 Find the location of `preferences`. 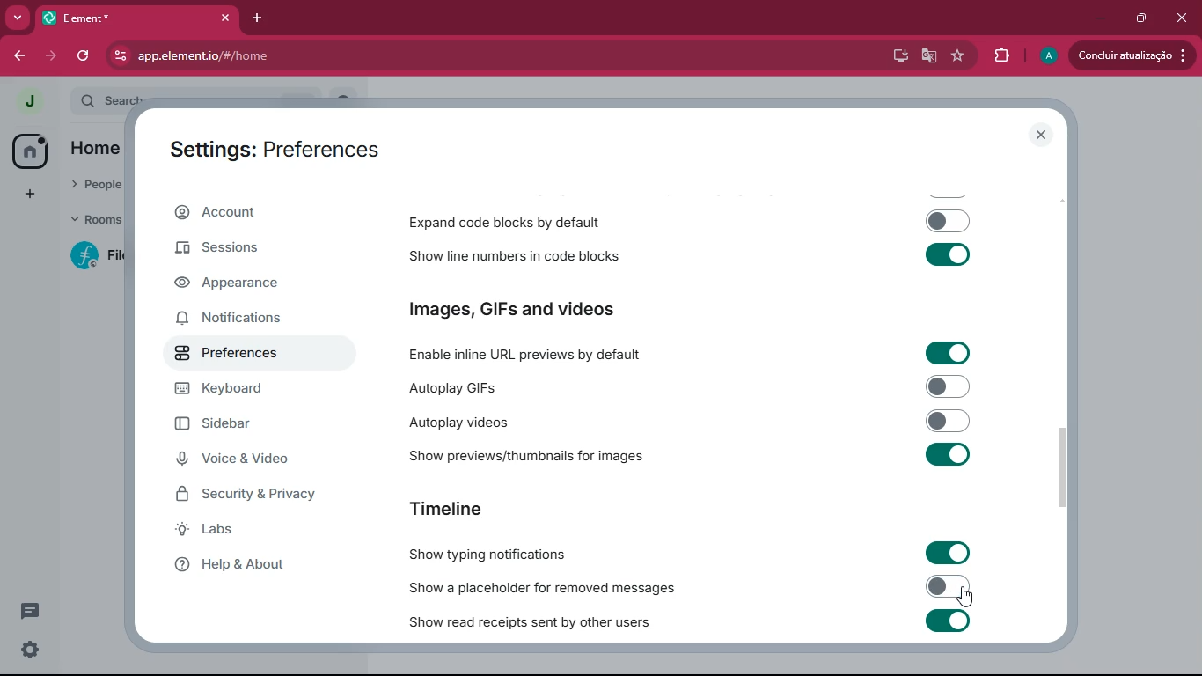

preferences is located at coordinates (243, 355).